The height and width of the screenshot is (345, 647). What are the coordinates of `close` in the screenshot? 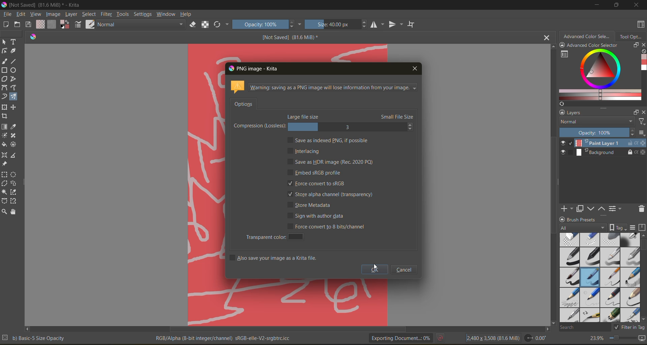 It's located at (637, 5).